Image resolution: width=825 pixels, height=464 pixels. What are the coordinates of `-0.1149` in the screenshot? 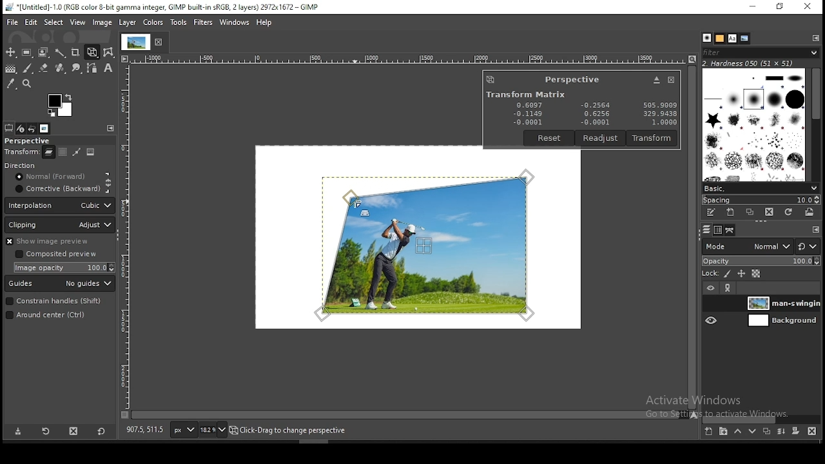 It's located at (527, 113).